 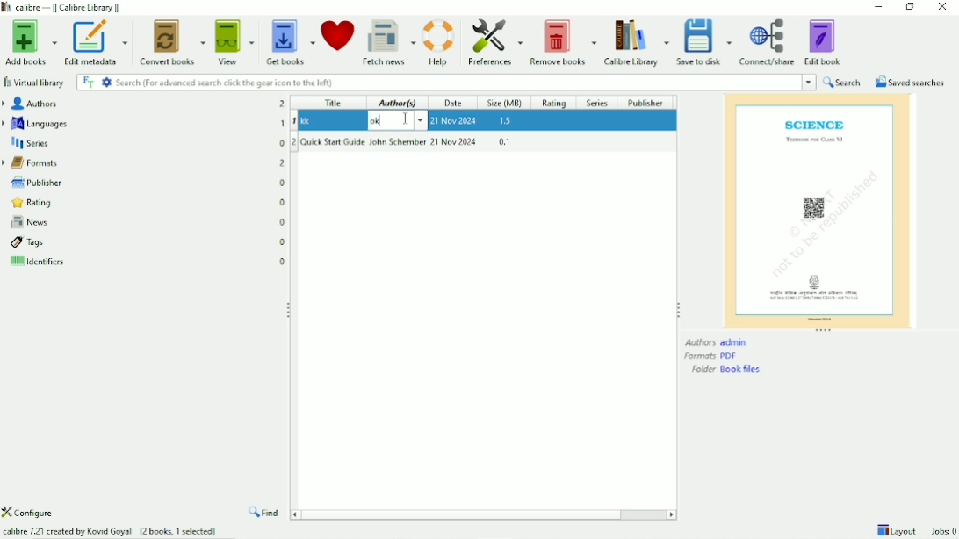 What do you see at coordinates (680, 310) in the screenshot?
I see `Resize` at bounding box center [680, 310].